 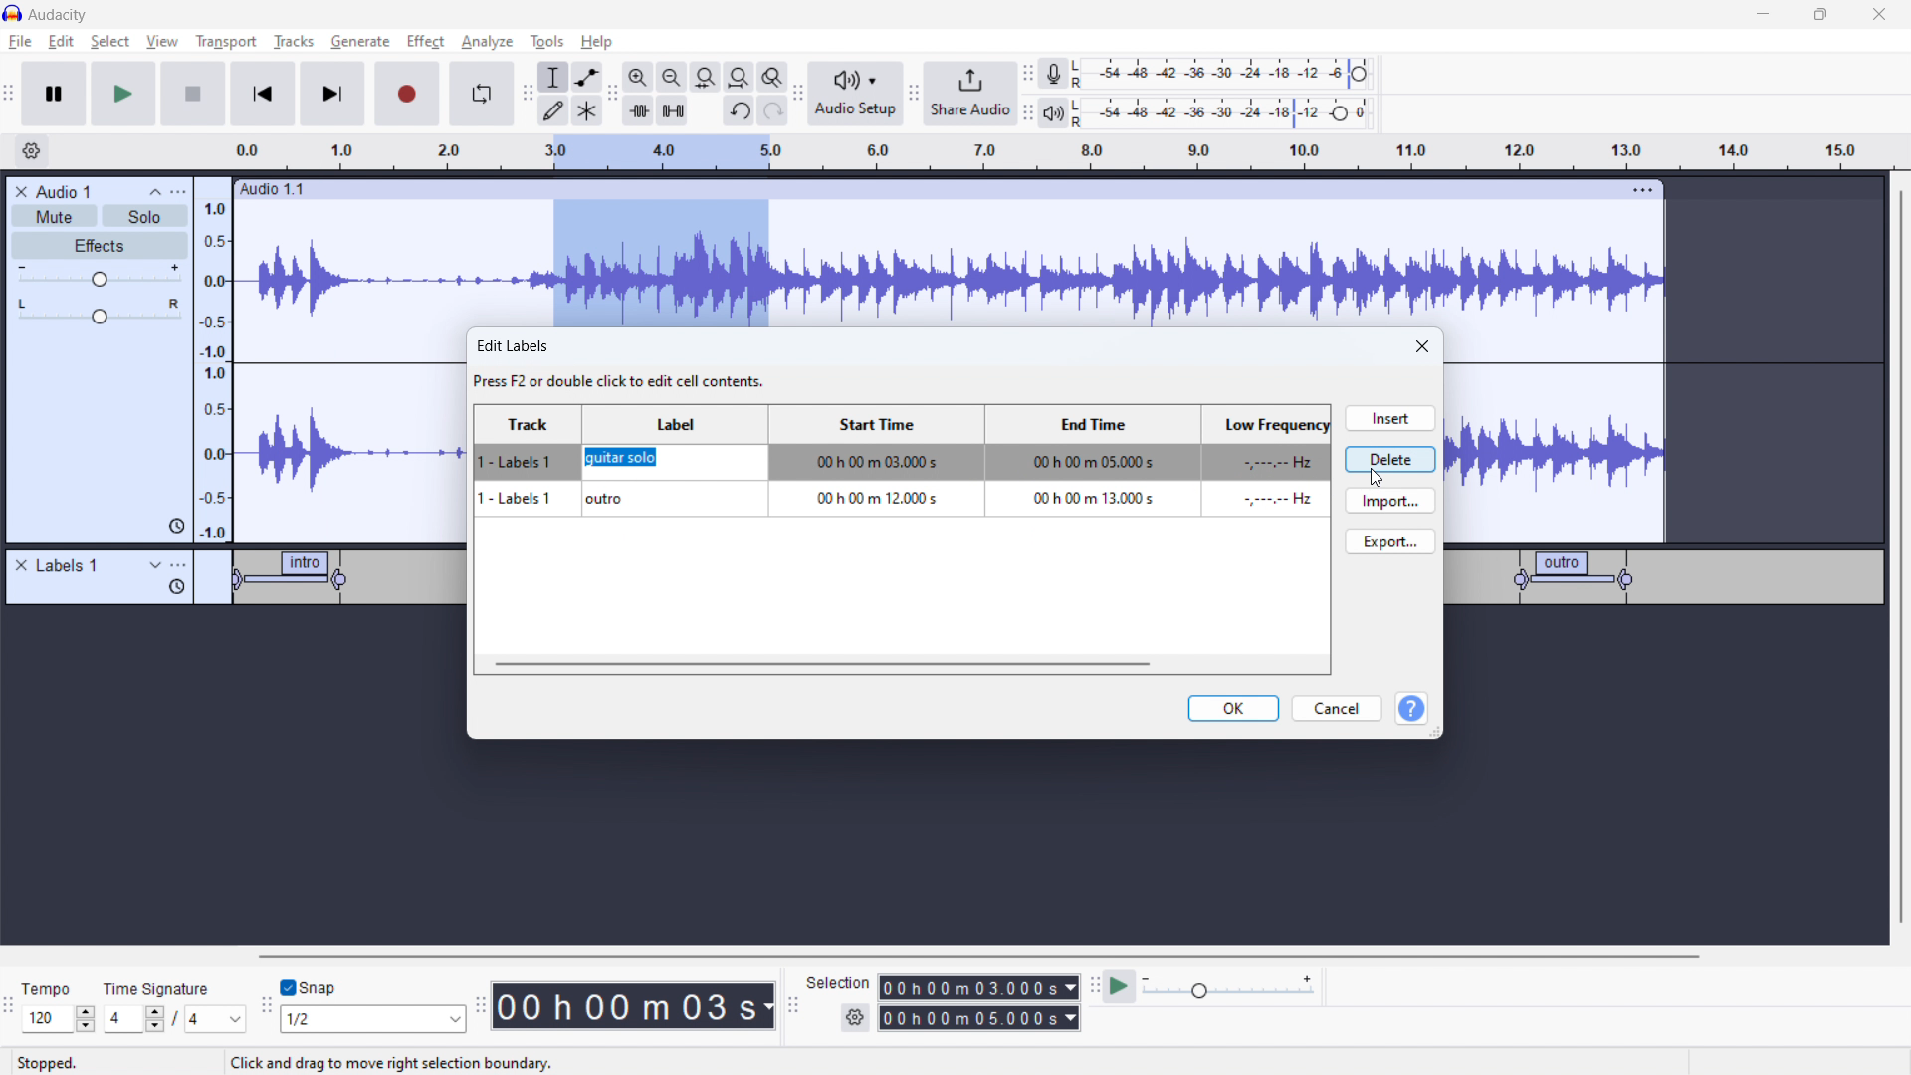 What do you see at coordinates (638, 77) in the screenshot?
I see `zoom in` at bounding box center [638, 77].